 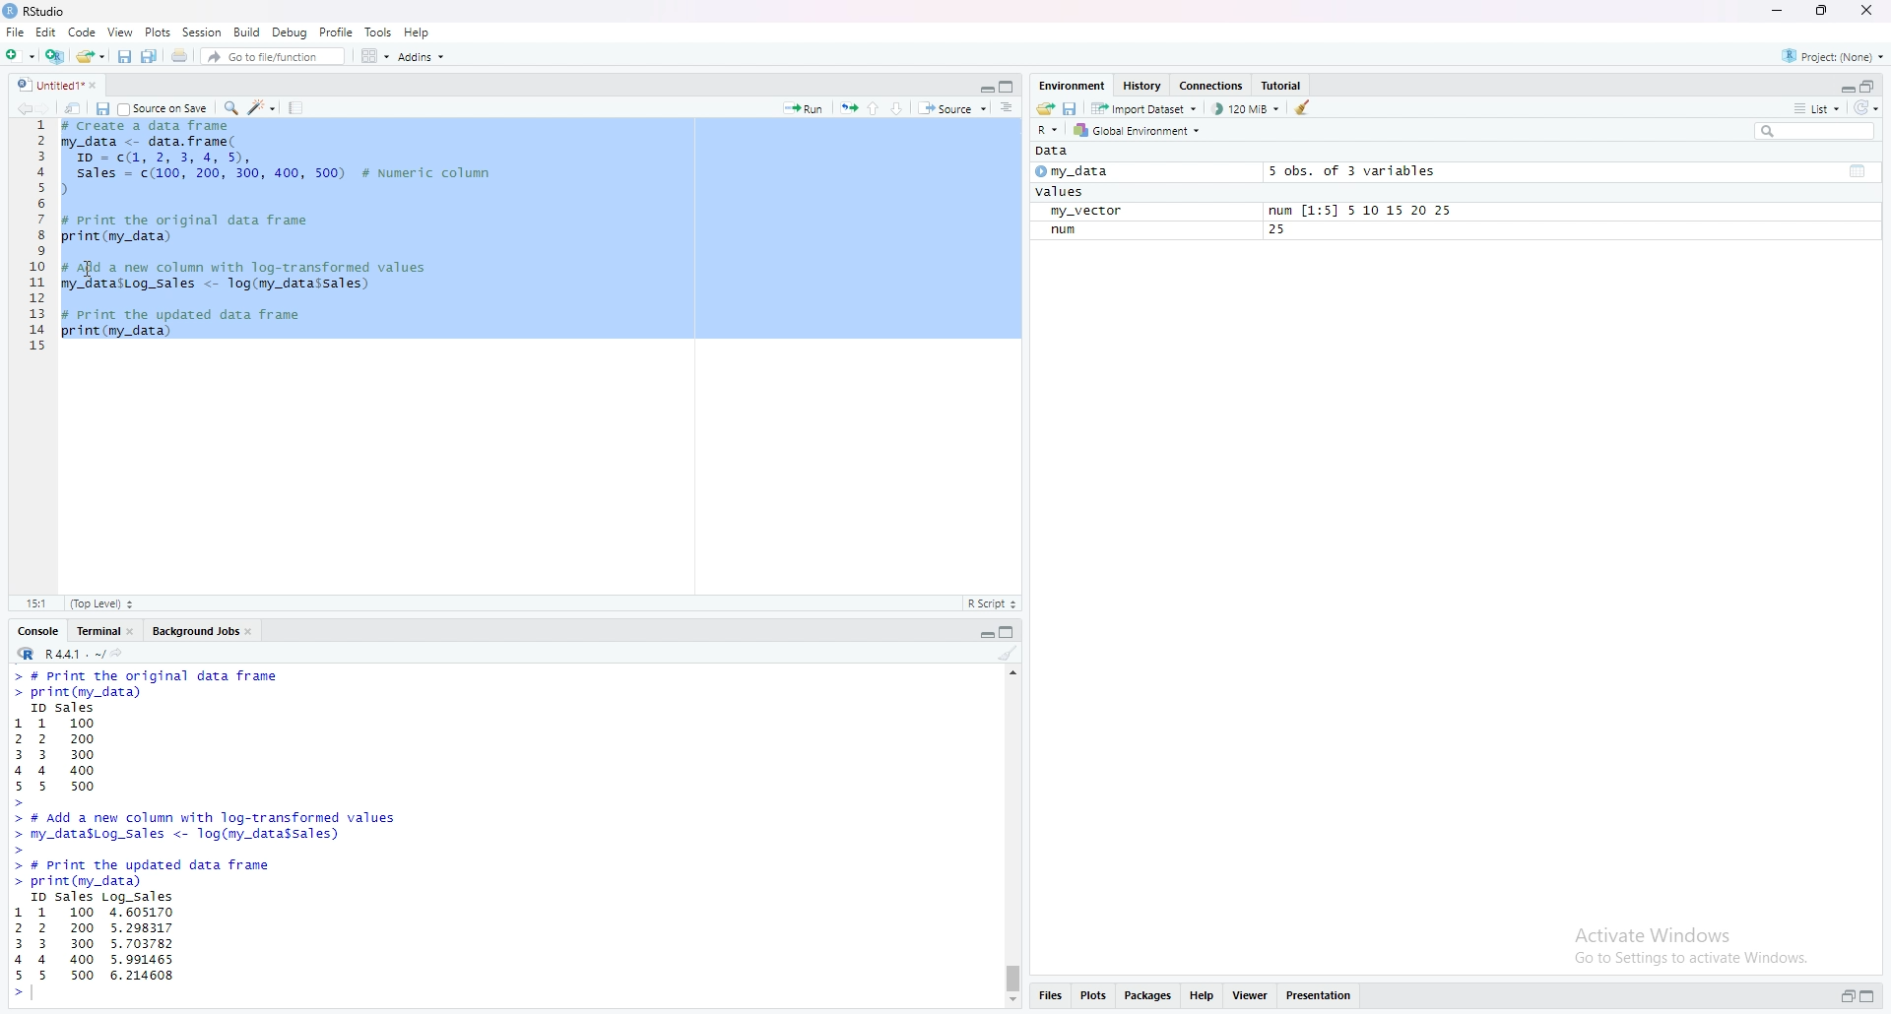 What do you see at coordinates (16, 109) in the screenshot?
I see `Go back to the previous source location` at bounding box center [16, 109].